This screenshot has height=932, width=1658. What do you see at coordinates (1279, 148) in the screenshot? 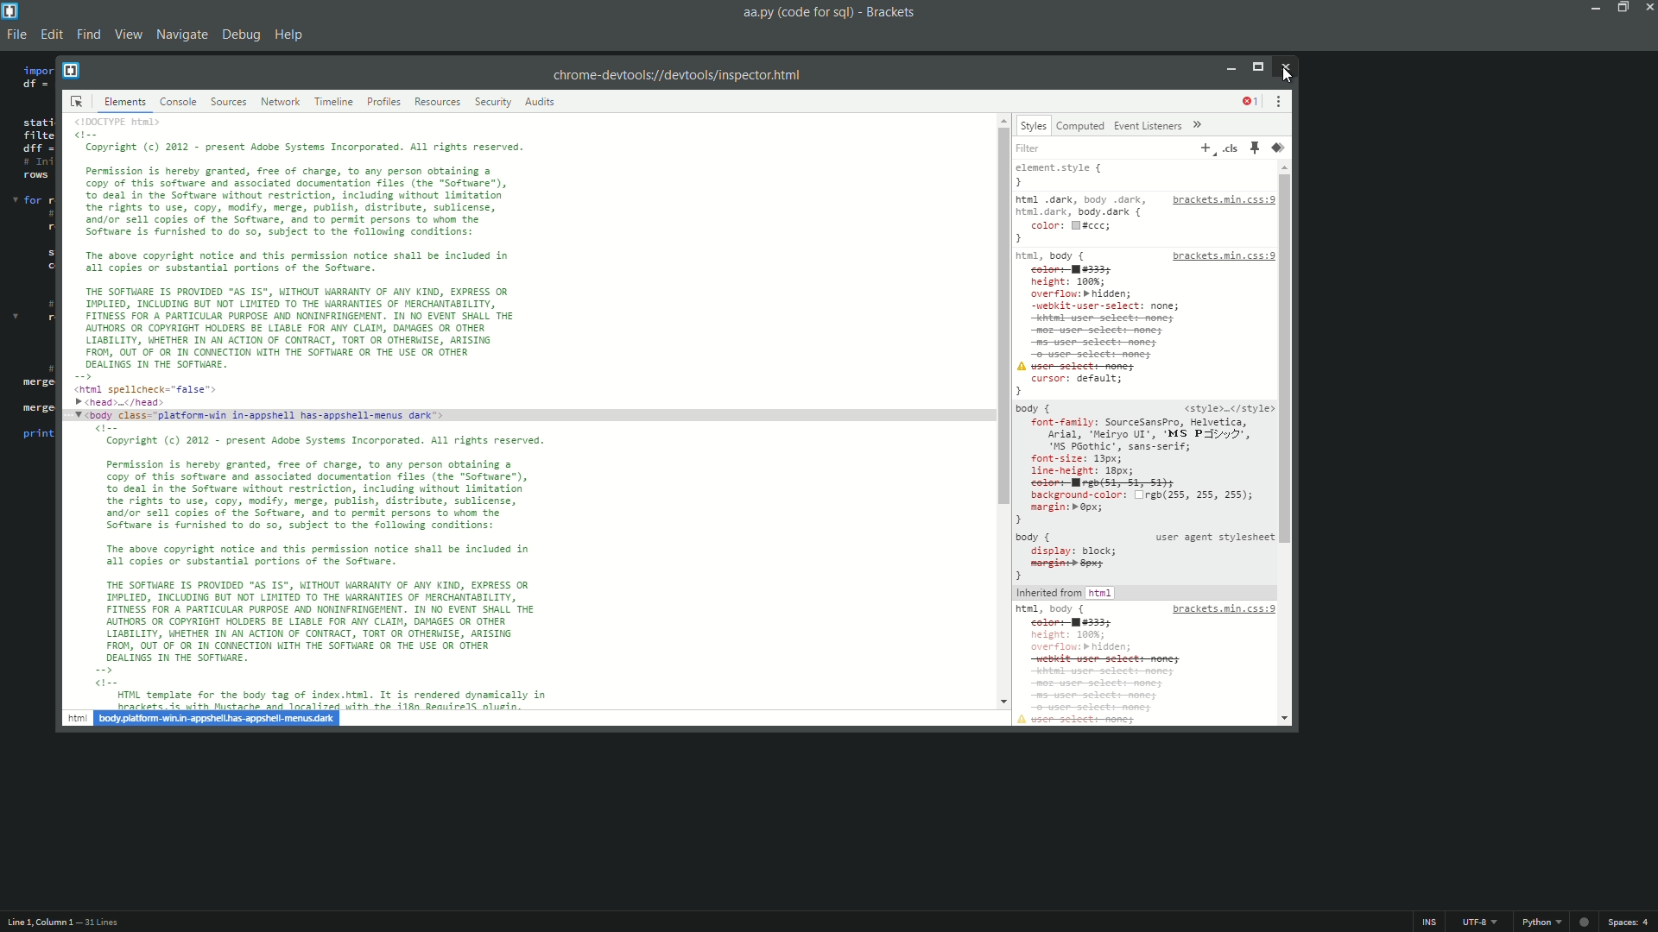
I see `animations` at bounding box center [1279, 148].